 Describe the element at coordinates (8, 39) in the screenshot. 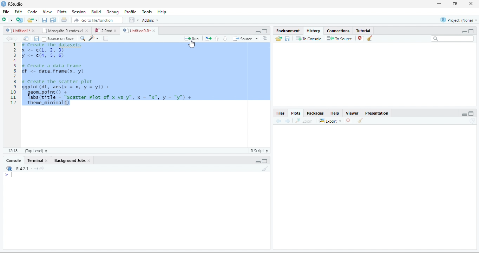

I see `Go back to previous source location` at that location.